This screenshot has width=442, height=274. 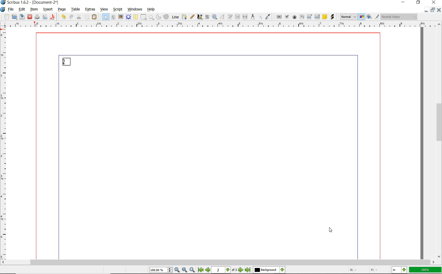 I want to click on line, so click(x=176, y=17).